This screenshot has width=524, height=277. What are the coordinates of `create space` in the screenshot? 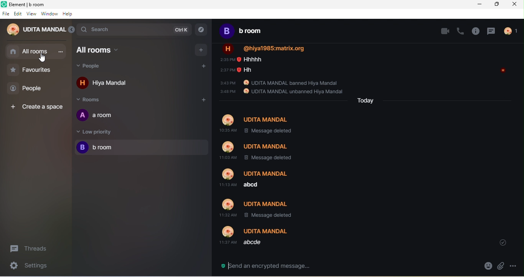 It's located at (36, 106).